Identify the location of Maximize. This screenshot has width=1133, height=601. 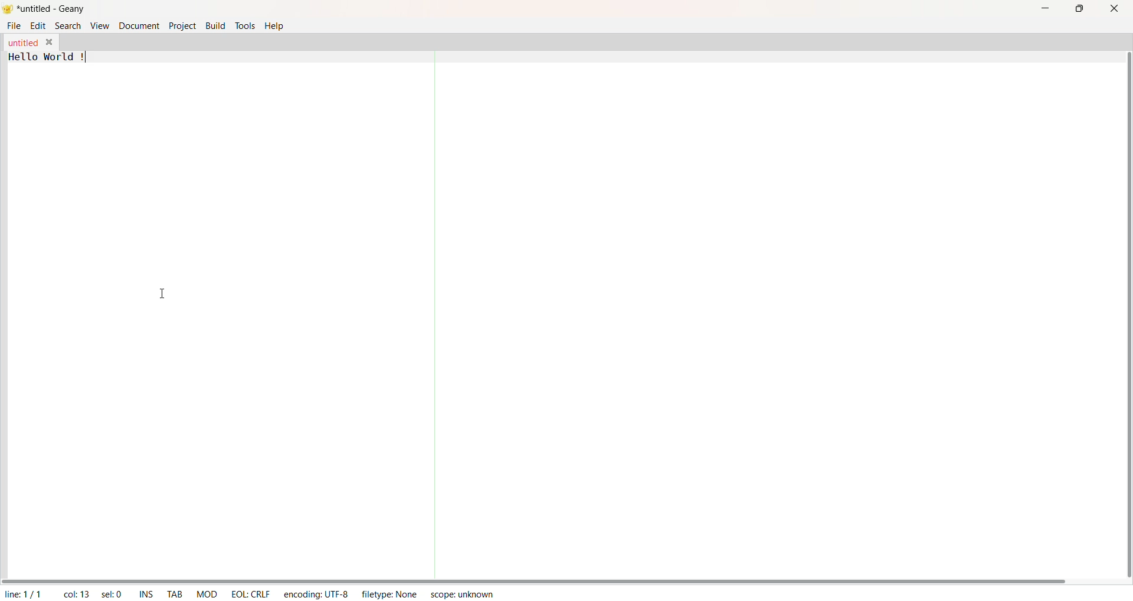
(1079, 9).